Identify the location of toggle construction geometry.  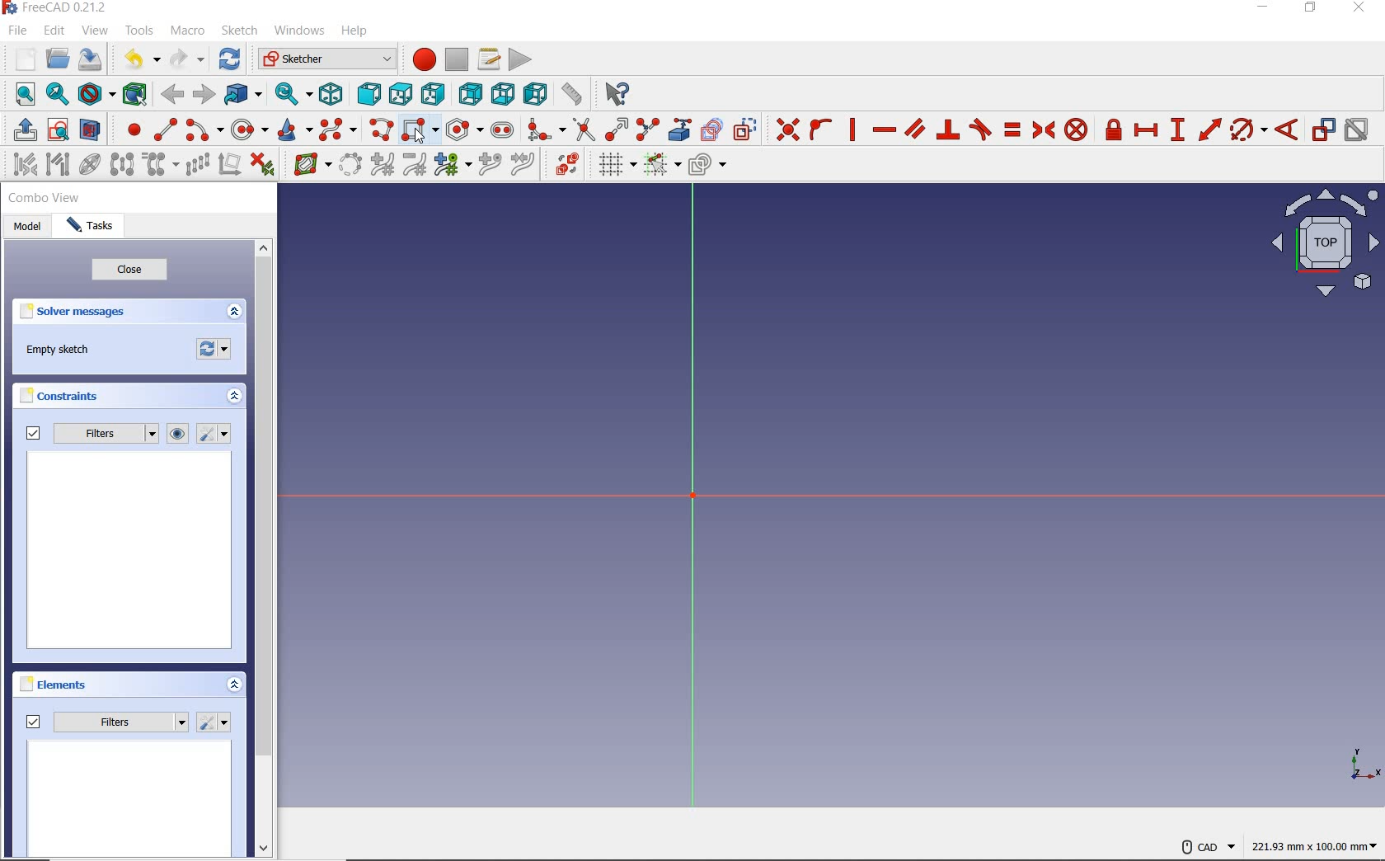
(744, 128).